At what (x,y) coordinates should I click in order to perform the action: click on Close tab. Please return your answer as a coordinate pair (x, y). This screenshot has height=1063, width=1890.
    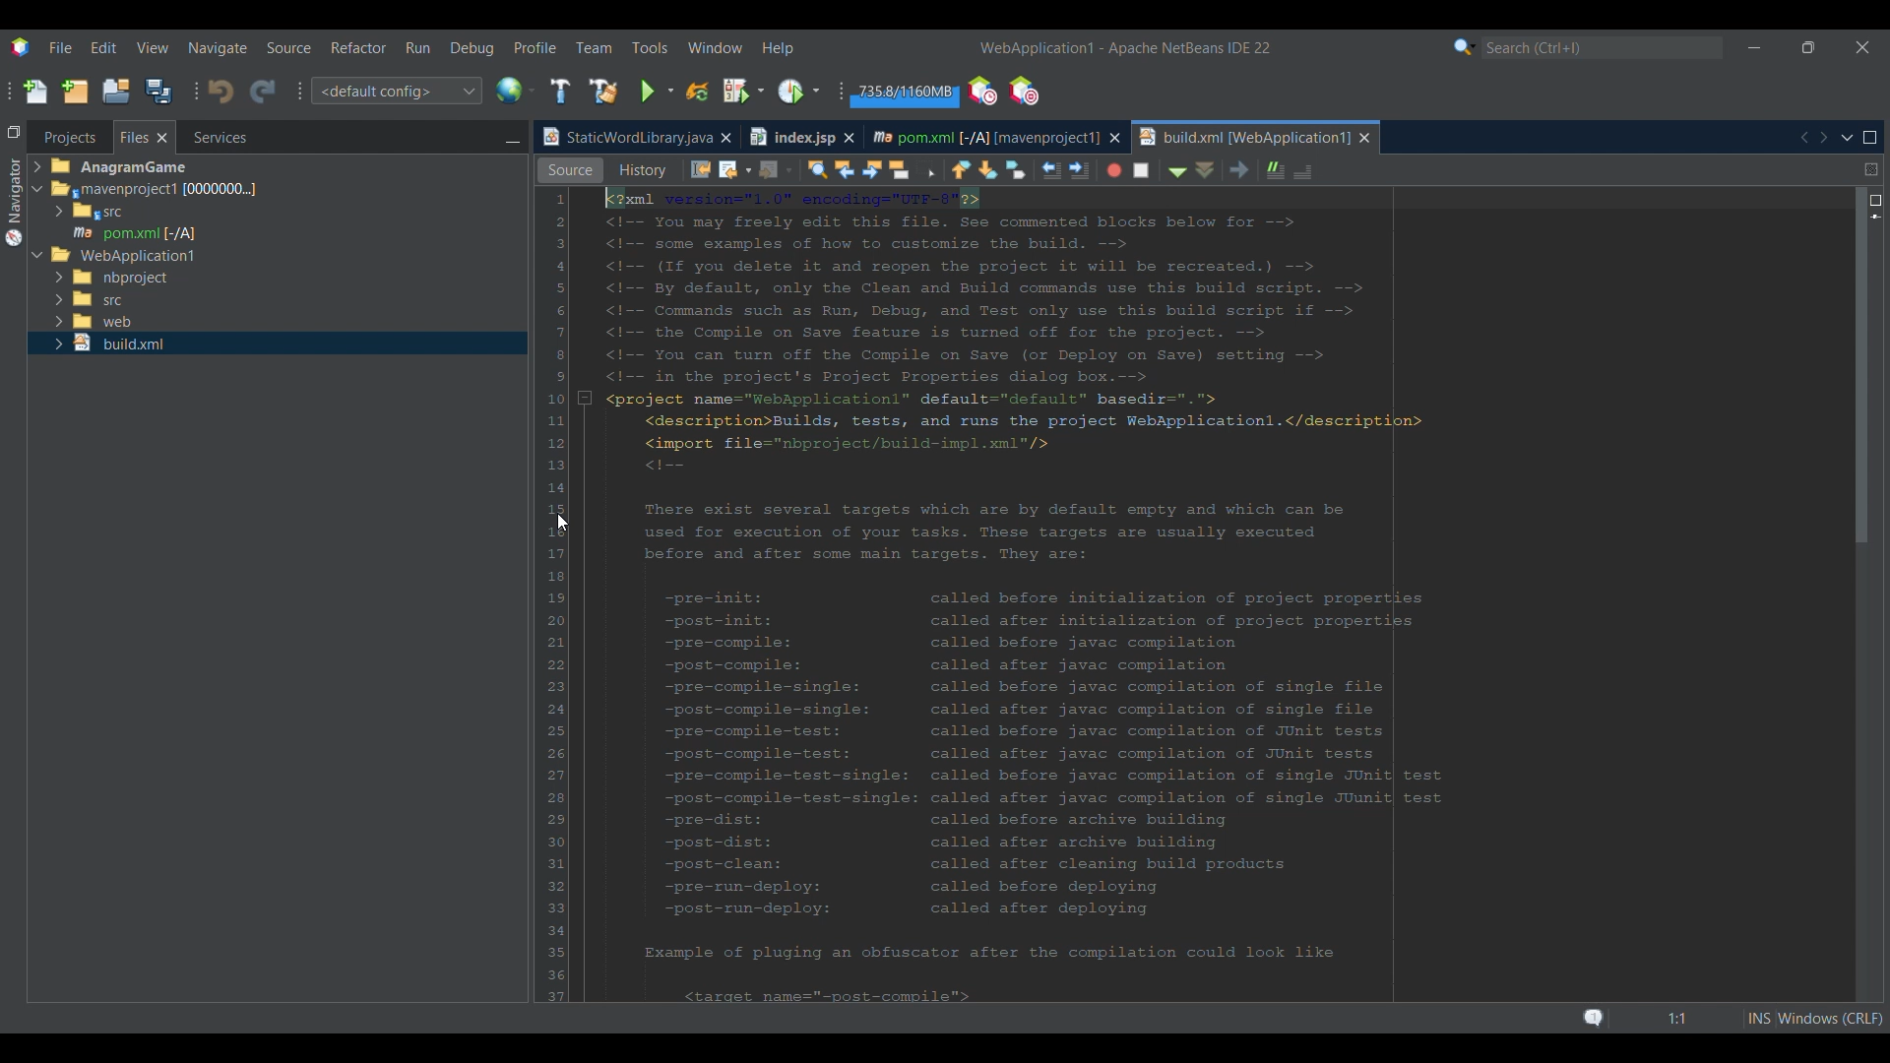
    Looking at the image, I should click on (1115, 138).